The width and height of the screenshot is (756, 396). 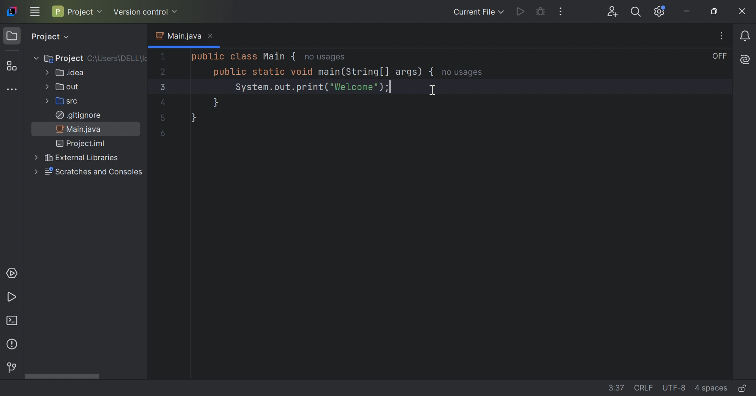 I want to click on Close, so click(x=211, y=36).